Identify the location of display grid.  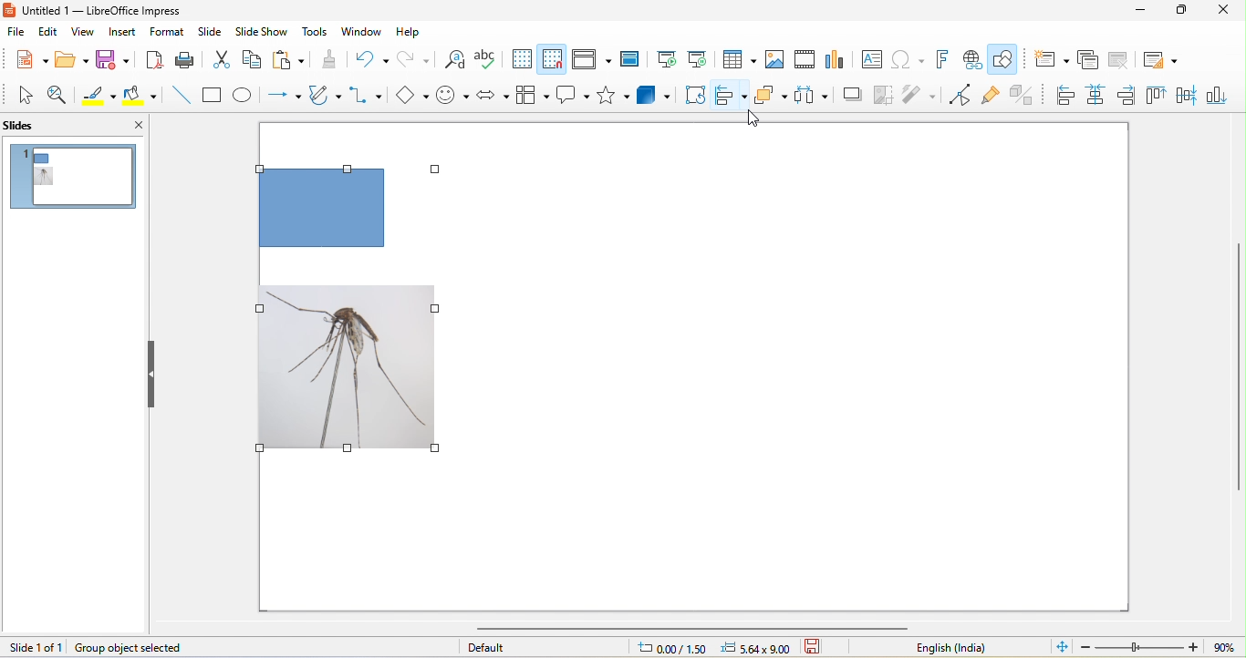
(522, 58).